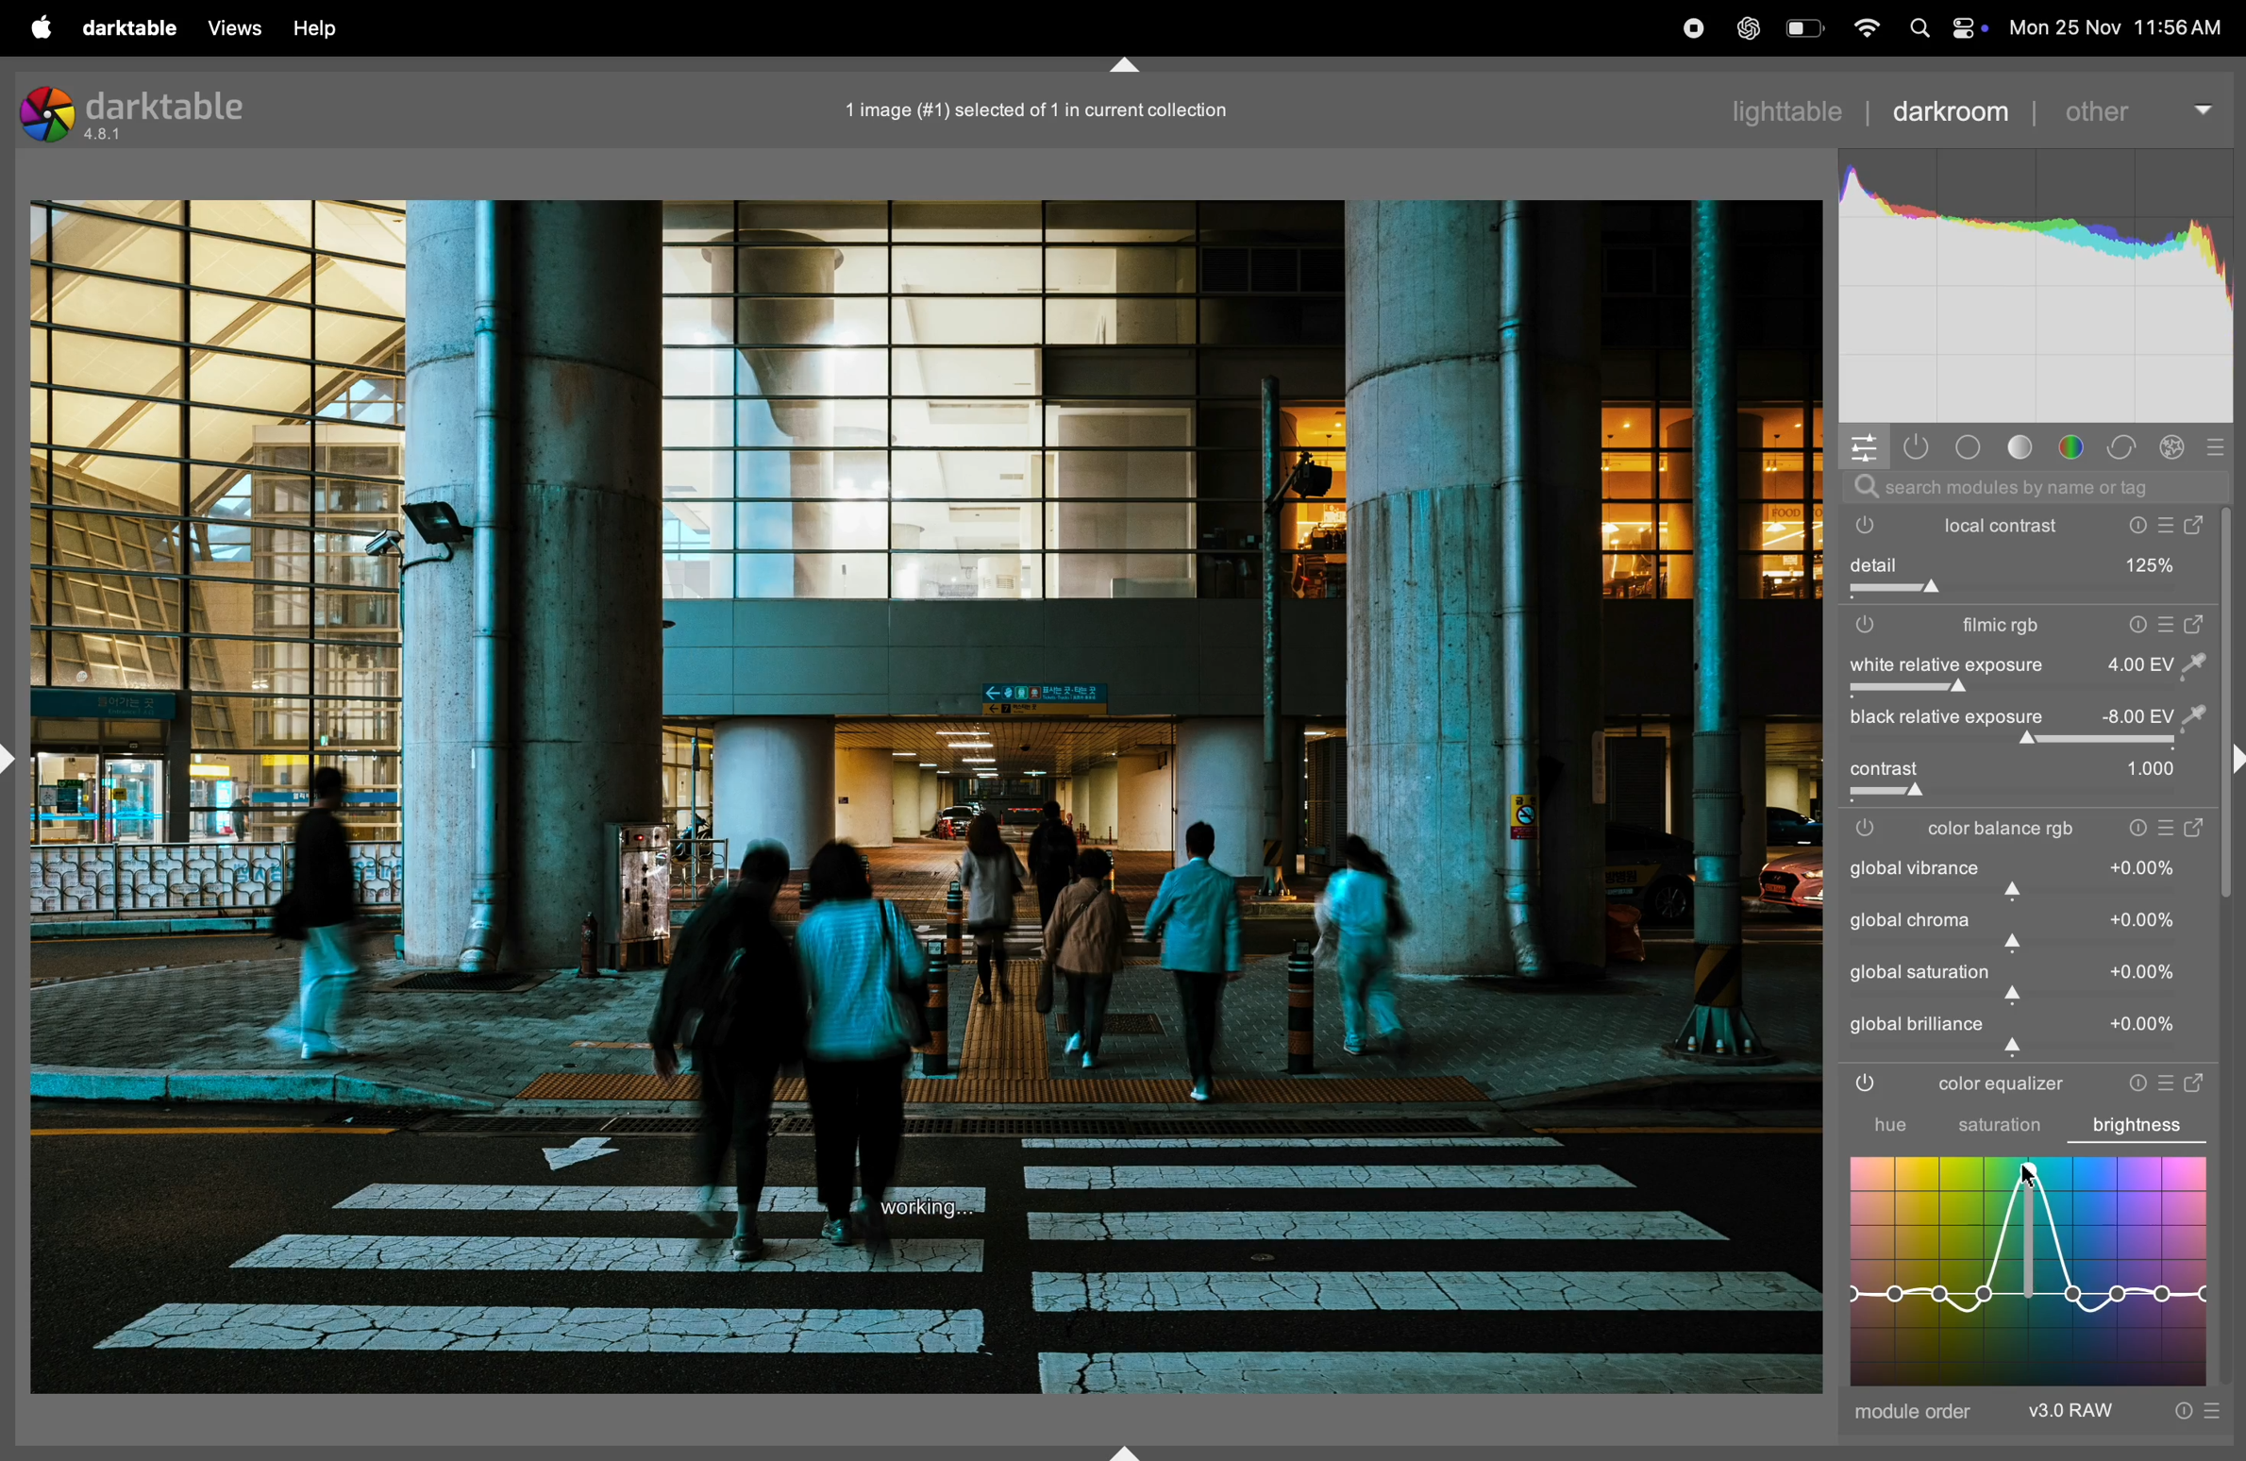 Image resolution: width=2246 pixels, height=1461 pixels. Describe the element at coordinates (2167, 830) in the screenshot. I see `presets` at that location.